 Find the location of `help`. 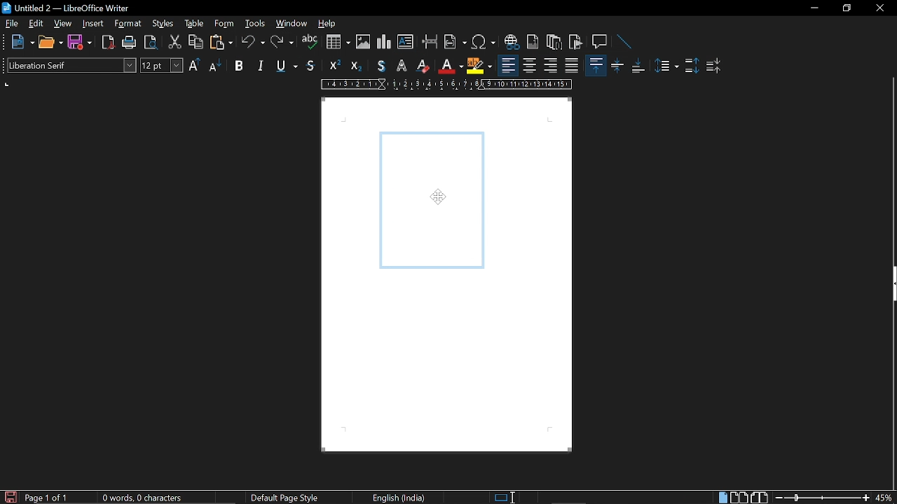

help is located at coordinates (329, 26).